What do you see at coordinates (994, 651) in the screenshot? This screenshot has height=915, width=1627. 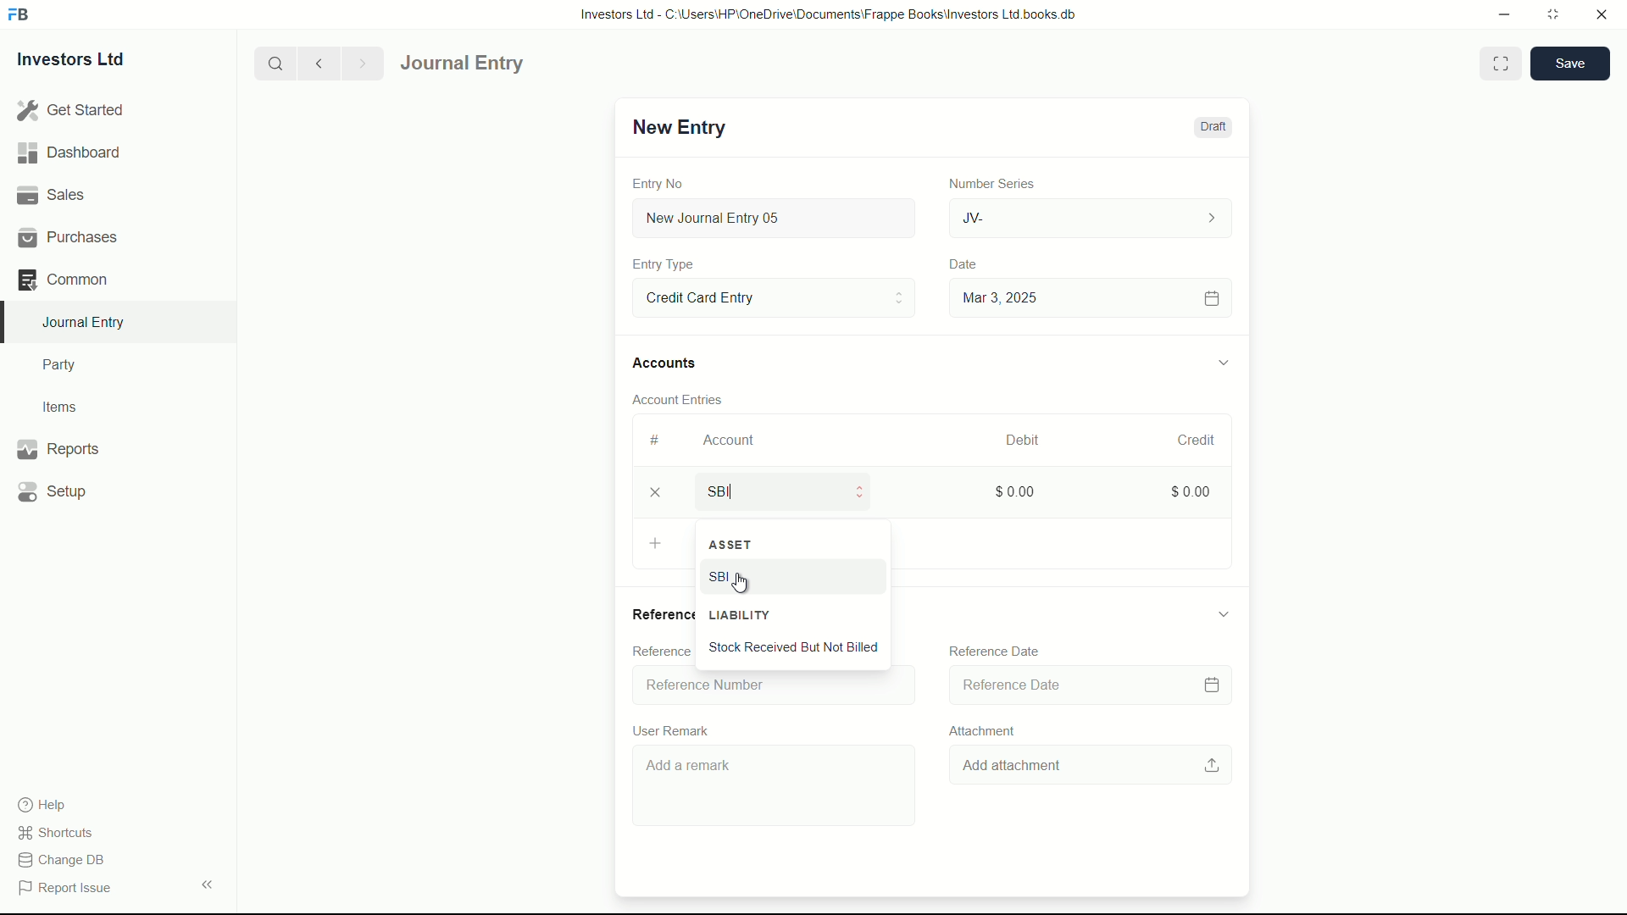 I see `Reference Date` at bounding box center [994, 651].